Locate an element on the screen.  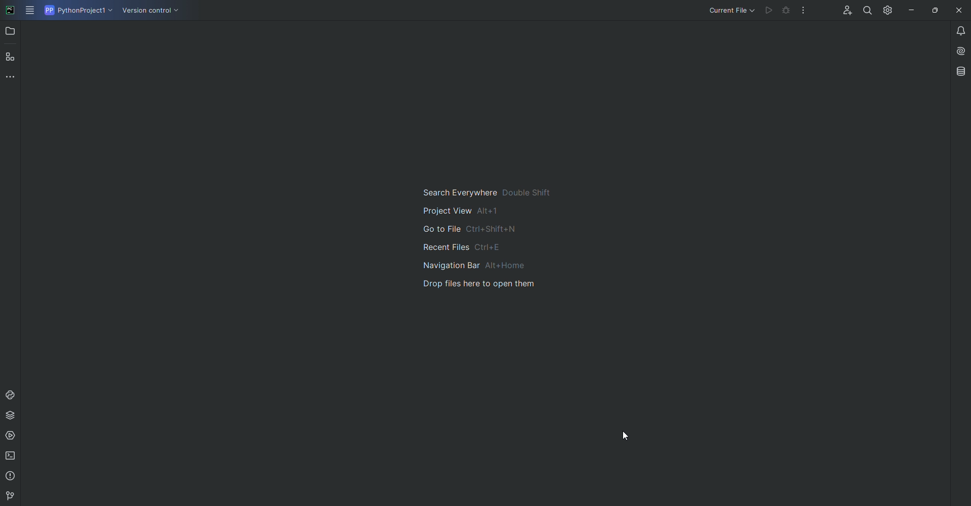
Notifications is located at coordinates (955, 30).